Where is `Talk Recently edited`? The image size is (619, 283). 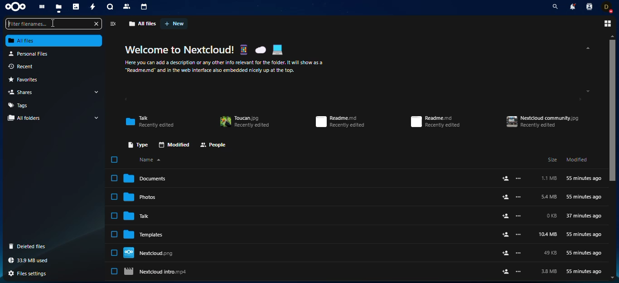 Talk Recently edited is located at coordinates (150, 122).